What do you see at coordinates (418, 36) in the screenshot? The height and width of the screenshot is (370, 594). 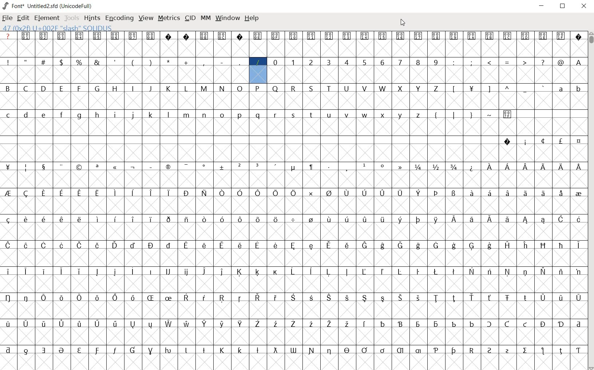 I see `glyph` at bounding box center [418, 36].